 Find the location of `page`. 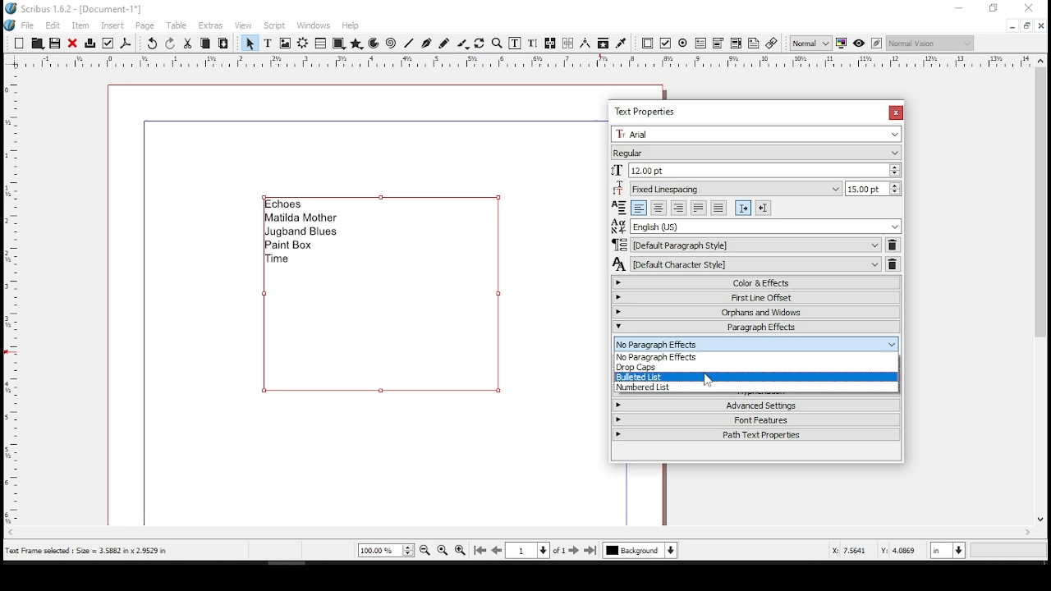

page is located at coordinates (146, 25).